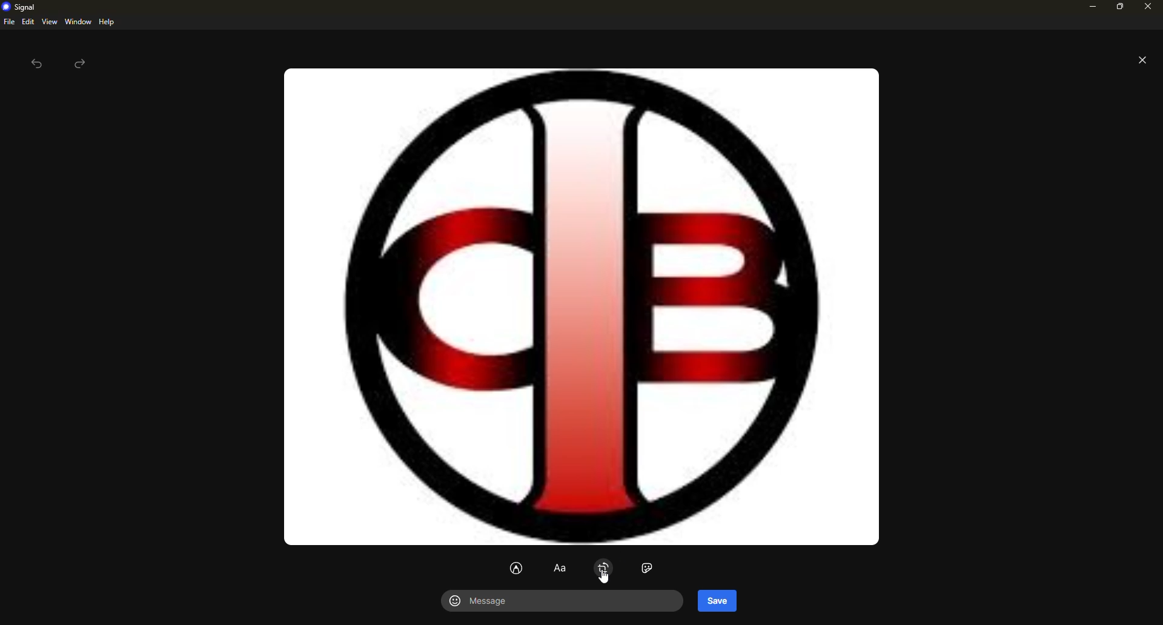 Image resolution: width=1163 pixels, height=625 pixels. What do you see at coordinates (649, 568) in the screenshot?
I see `sticker` at bounding box center [649, 568].